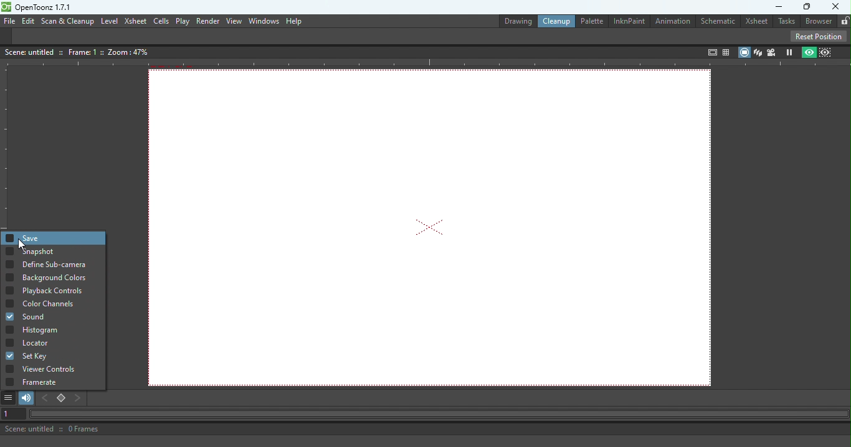  I want to click on Sound, so click(25, 316).